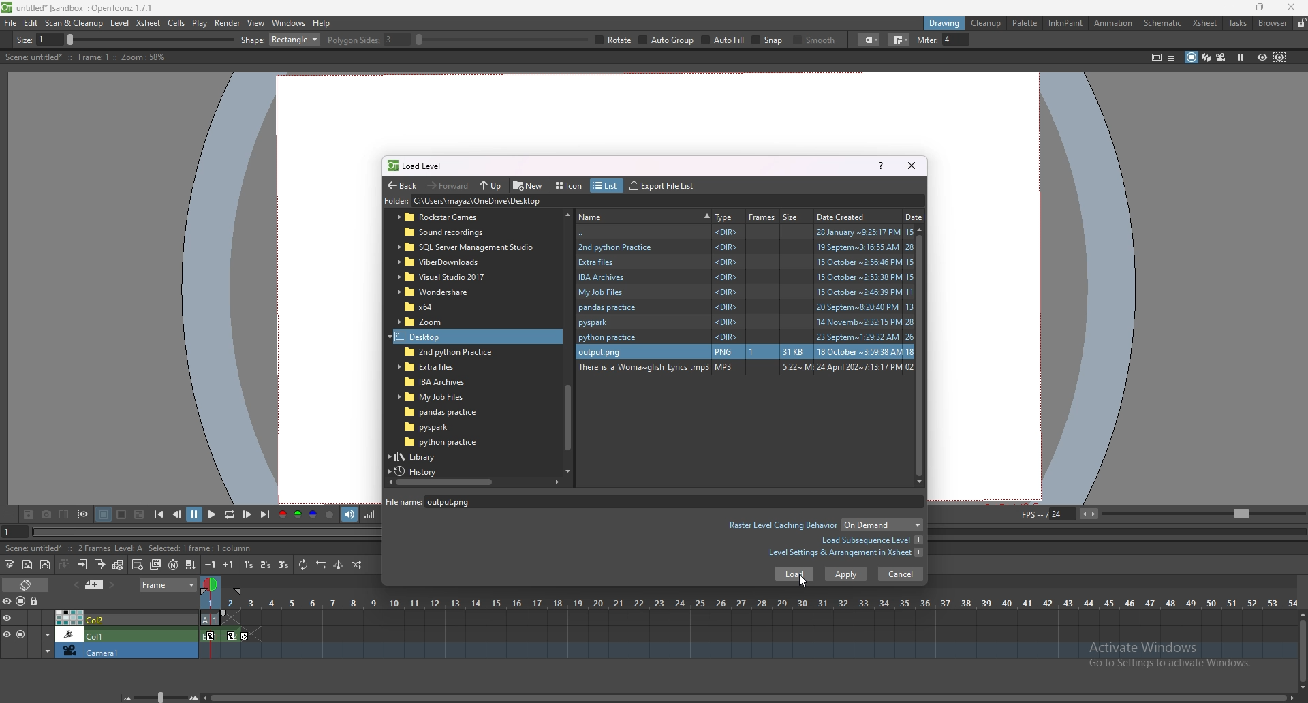 The width and height of the screenshot is (1308, 703). What do you see at coordinates (15, 532) in the screenshot?
I see `goto frame` at bounding box center [15, 532].